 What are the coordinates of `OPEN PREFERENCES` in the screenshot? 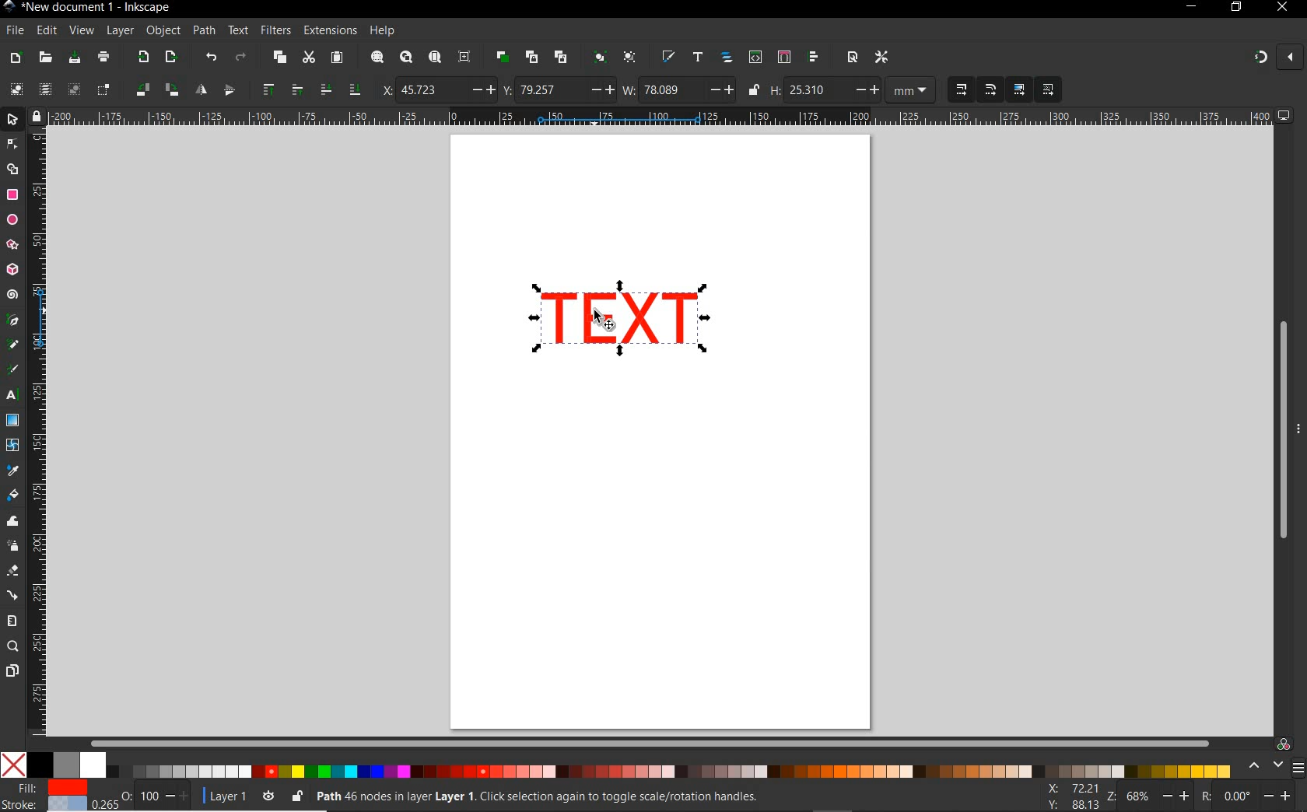 It's located at (883, 57).